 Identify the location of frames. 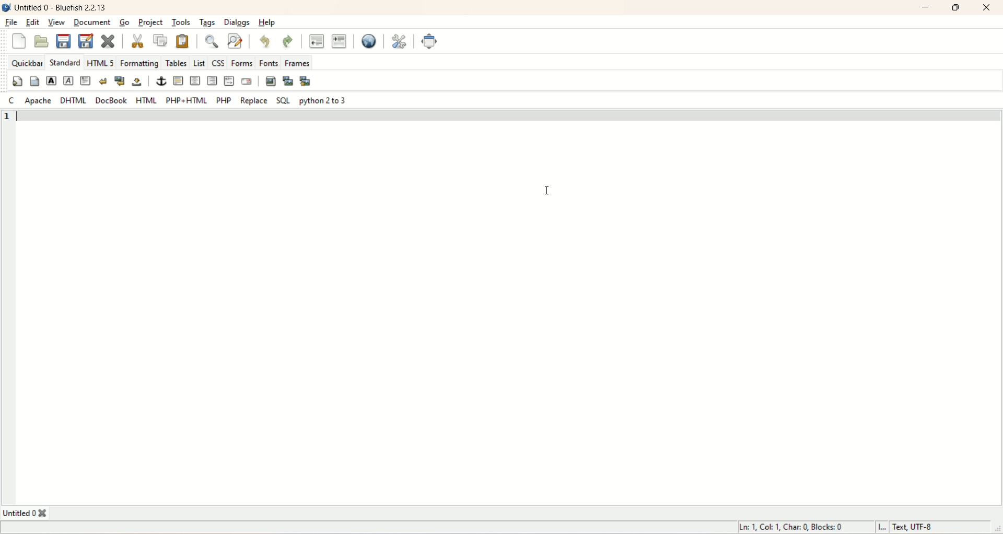
(297, 62).